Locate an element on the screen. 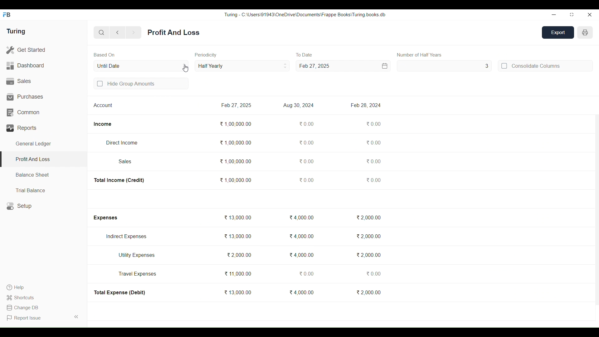 This screenshot has height=337, width=599. 2,000.00 is located at coordinates (368, 217).